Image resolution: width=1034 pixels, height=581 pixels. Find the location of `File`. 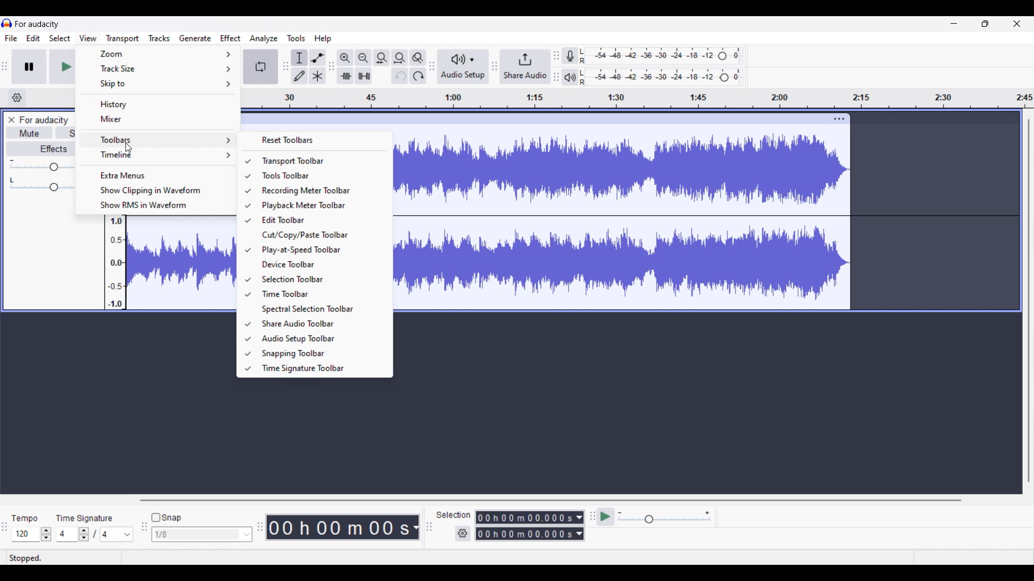

File is located at coordinates (11, 38).